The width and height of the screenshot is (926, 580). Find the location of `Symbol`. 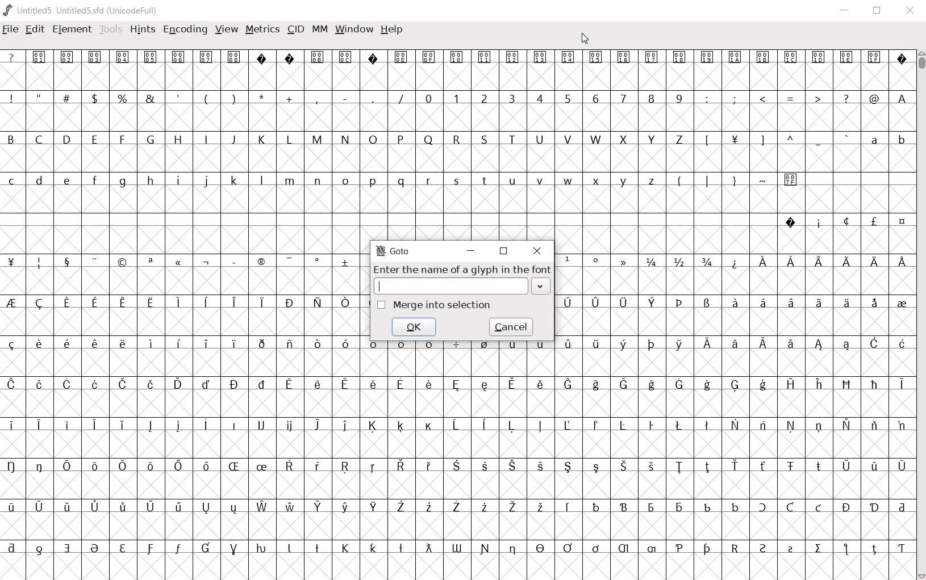

Symbol is located at coordinates (13, 548).